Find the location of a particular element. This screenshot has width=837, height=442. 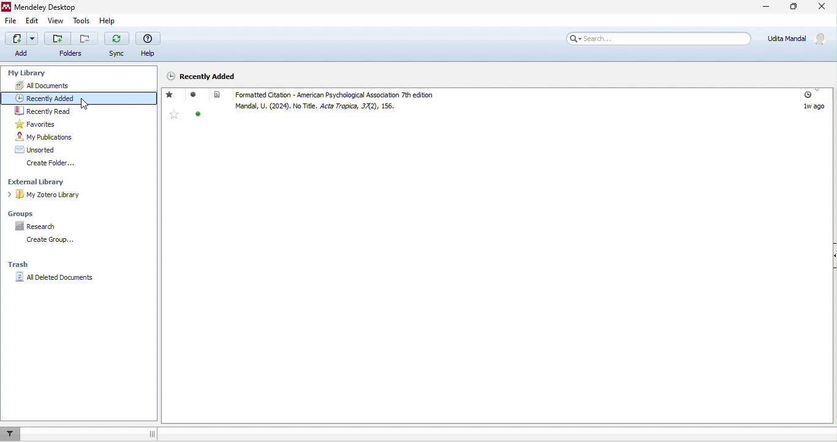

sync is located at coordinates (116, 44).